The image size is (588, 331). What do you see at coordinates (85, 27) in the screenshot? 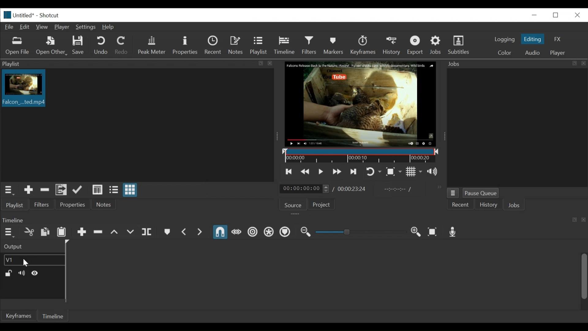
I see `Settings` at bounding box center [85, 27].